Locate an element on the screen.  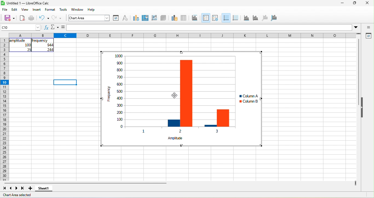
data table is located at coordinates (184, 18).